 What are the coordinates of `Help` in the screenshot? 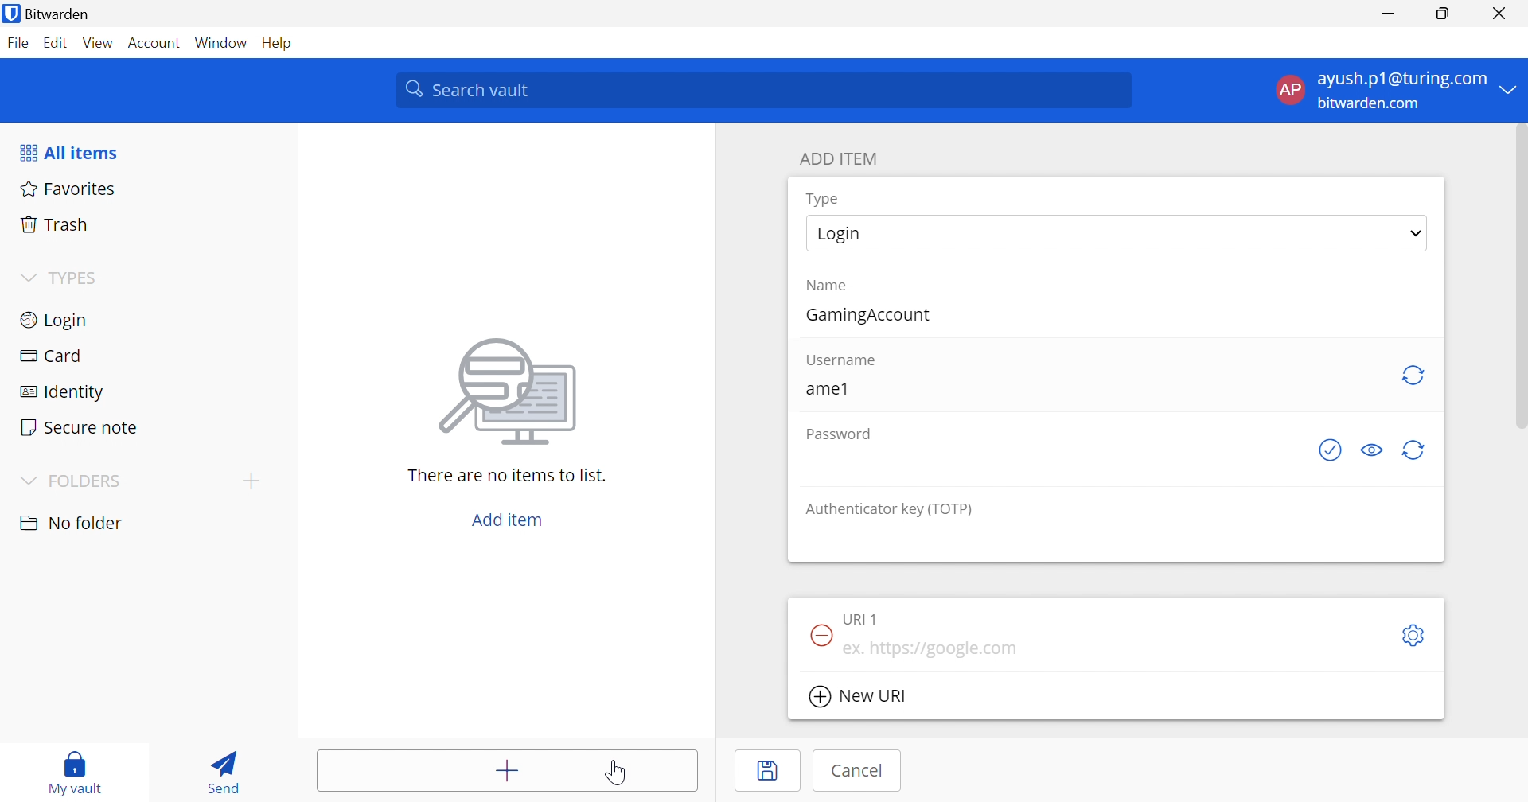 It's located at (276, 43).